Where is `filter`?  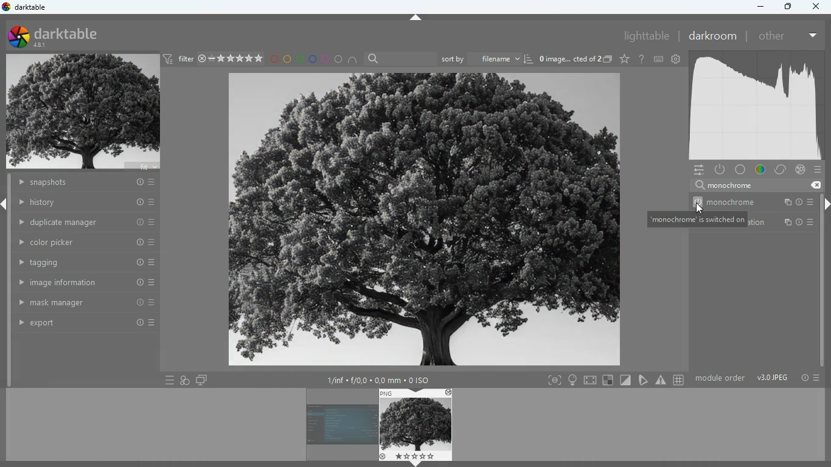 filter is located at coordinates (215, 60).